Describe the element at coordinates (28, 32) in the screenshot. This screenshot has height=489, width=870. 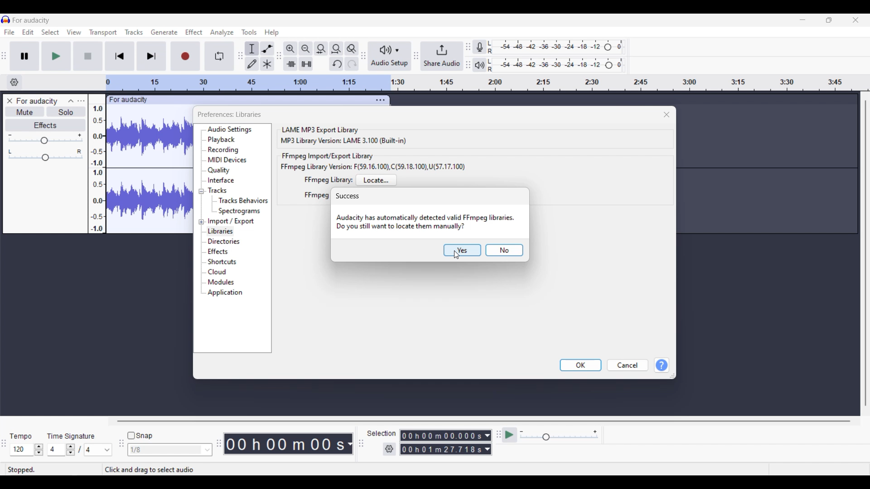
I see `Edit menu` at that location.